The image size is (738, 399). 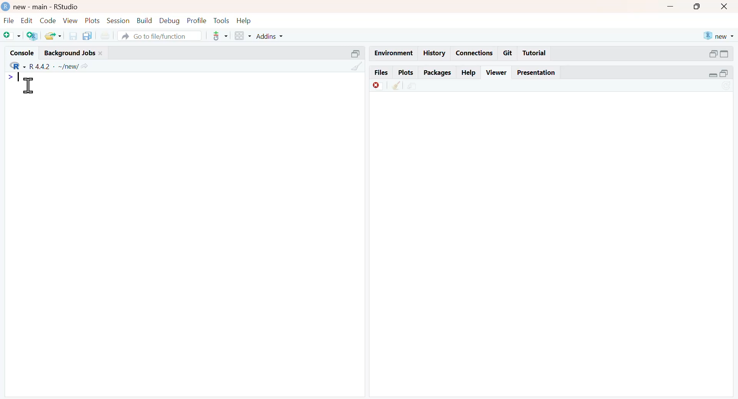 I want to click on debug, so click(x=170, y=20).